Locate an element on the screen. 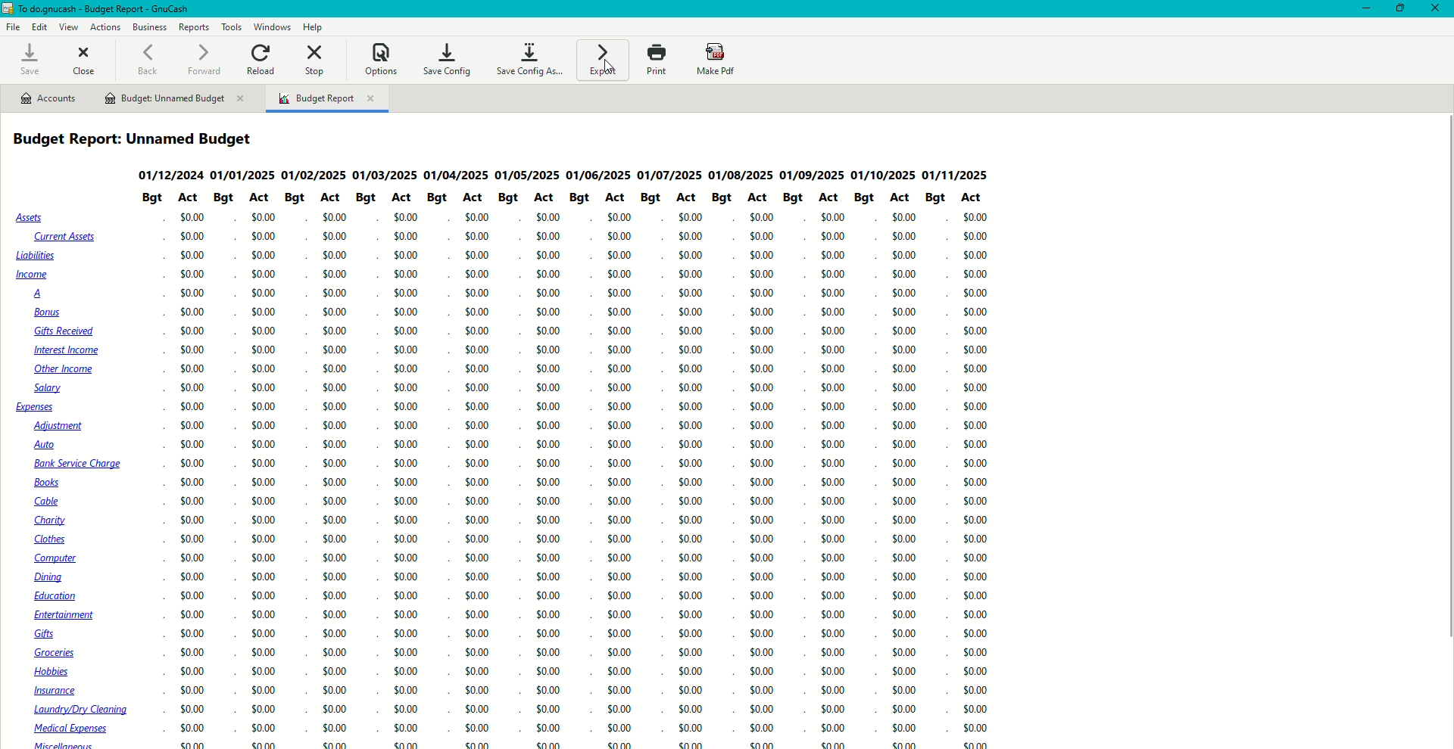  0.00 is located at coordinates (195, 464).